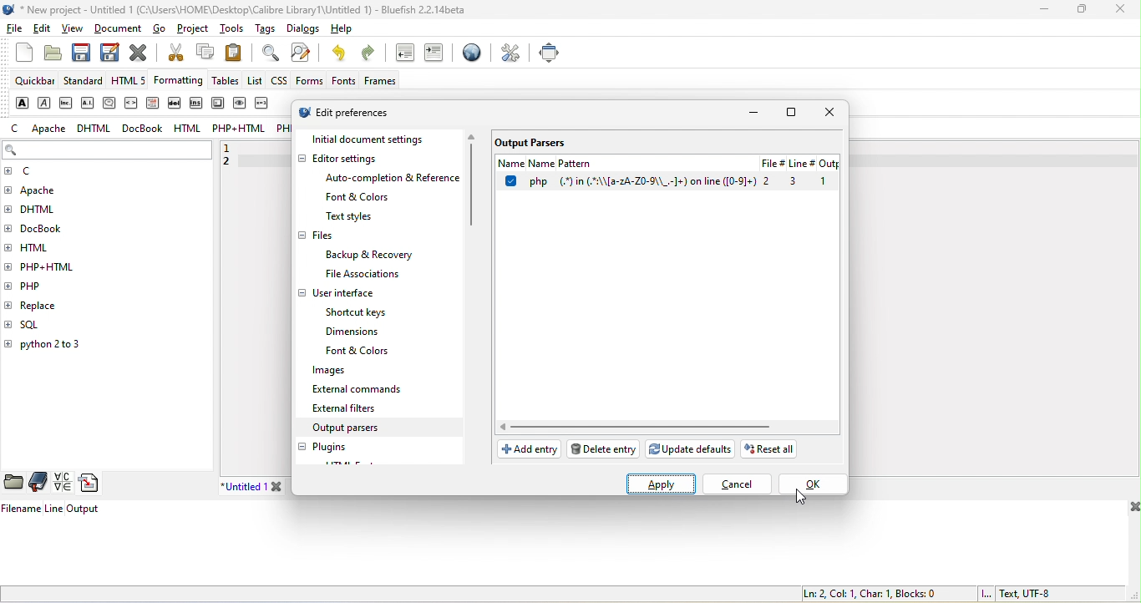 The height and width of the screenshot is (603, 1141). What do you see at coordinates (1132, 509) in the screenshot?
I see `close` at bounding box center [1132, 509].